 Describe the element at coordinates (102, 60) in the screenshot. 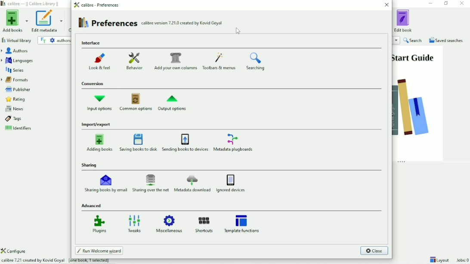

I see `Look & feel` at that location.